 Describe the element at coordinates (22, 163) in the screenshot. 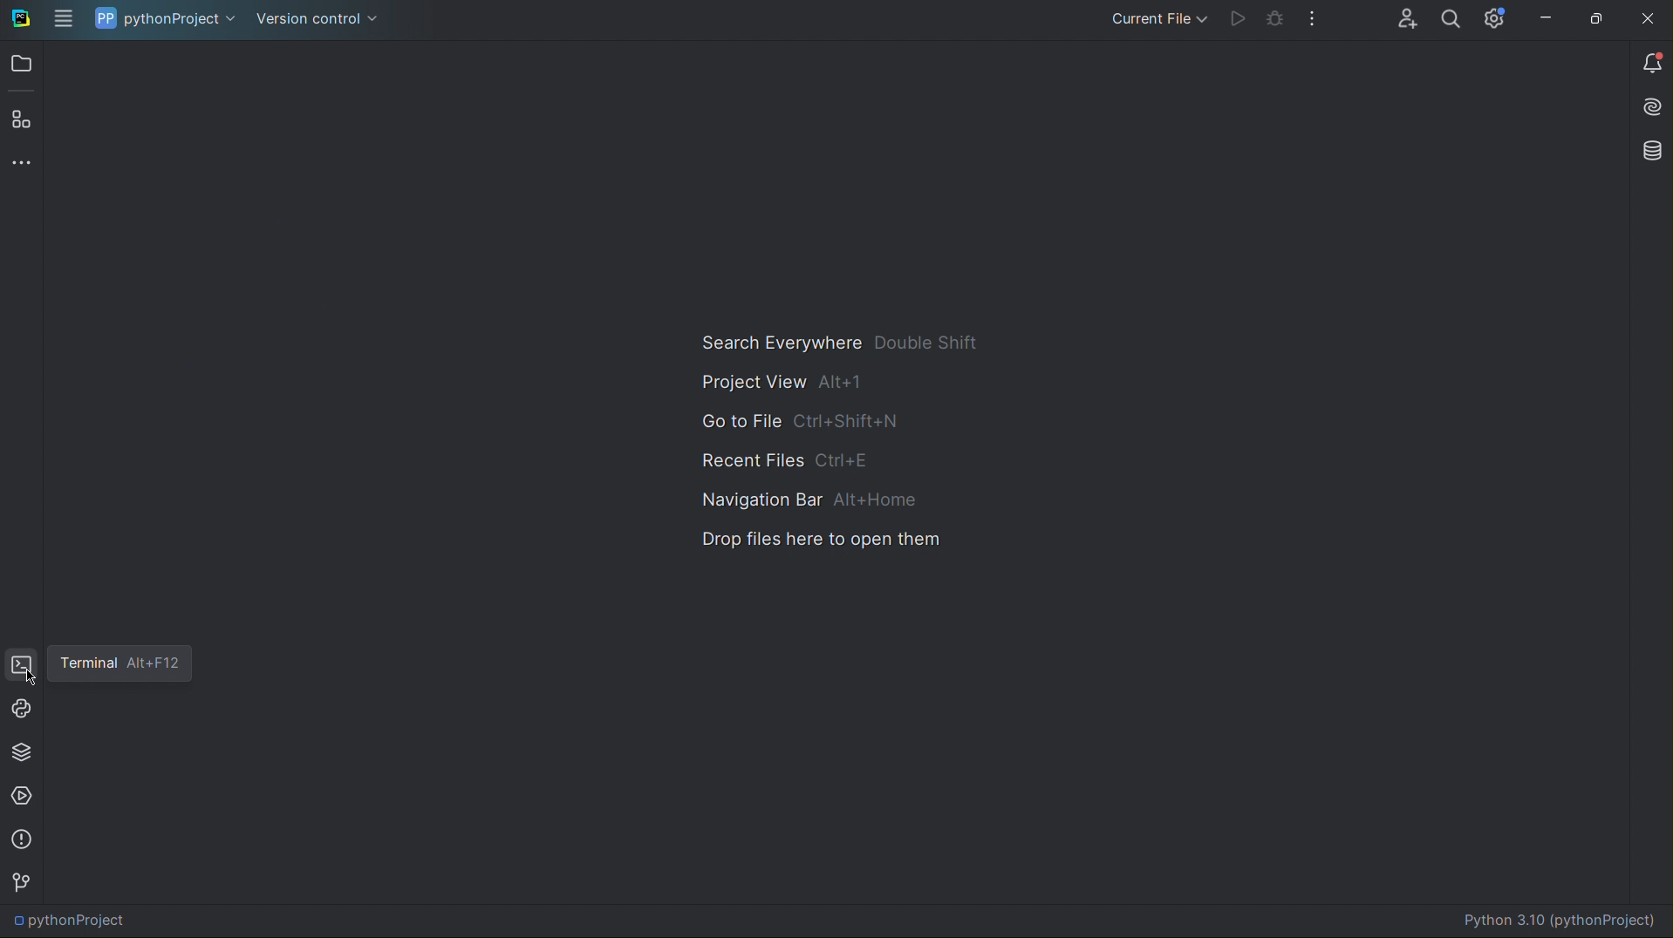

I see `More` at that location.